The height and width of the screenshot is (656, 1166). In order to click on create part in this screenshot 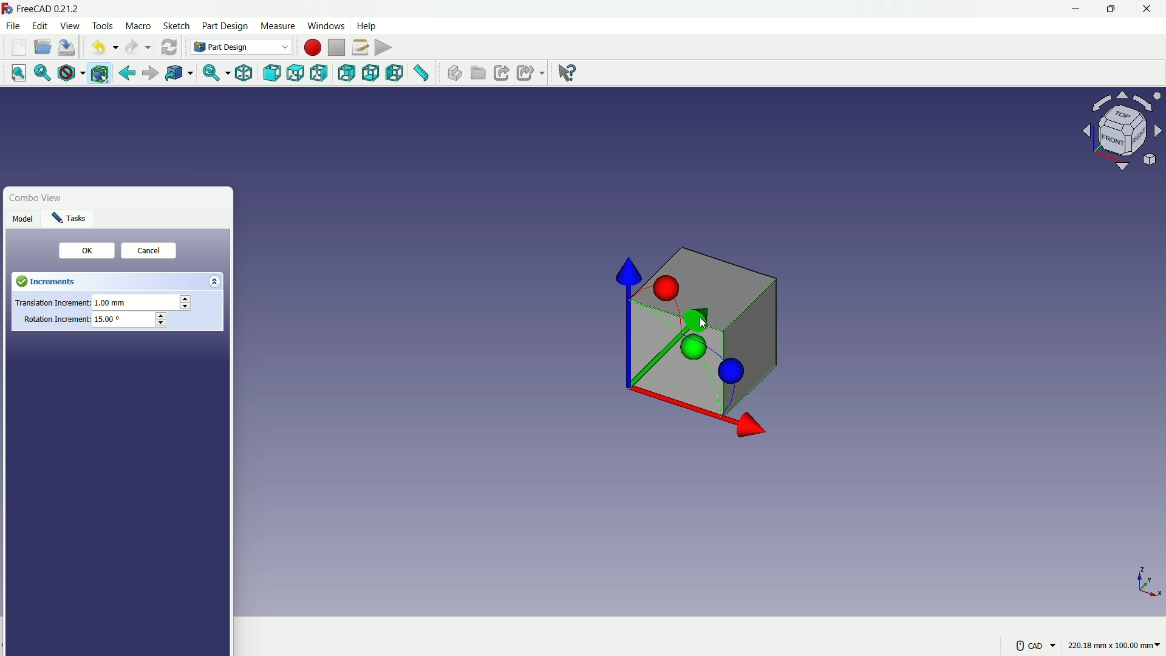, I will do `click(453, 73)`.